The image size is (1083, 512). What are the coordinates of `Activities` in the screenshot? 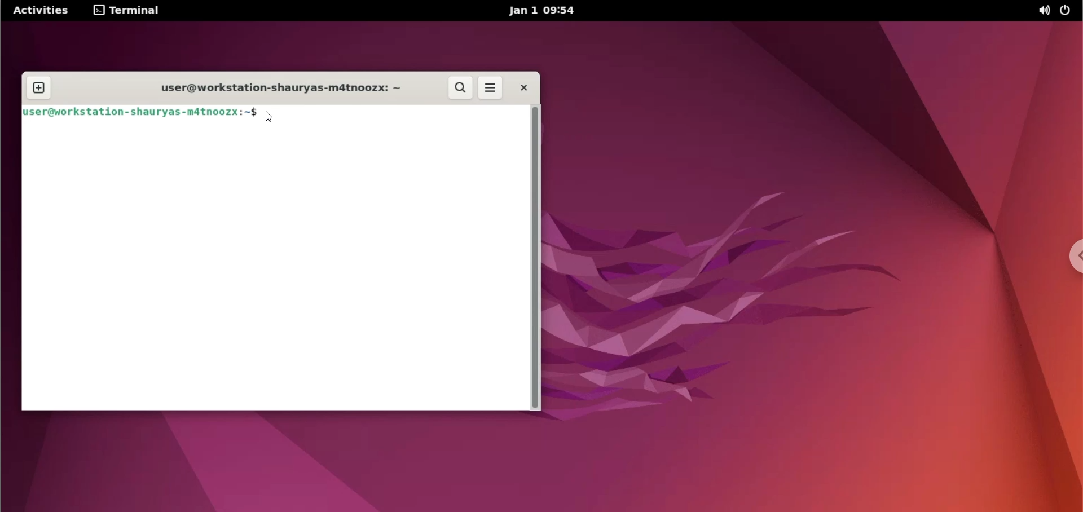 It's located at (39, 11).